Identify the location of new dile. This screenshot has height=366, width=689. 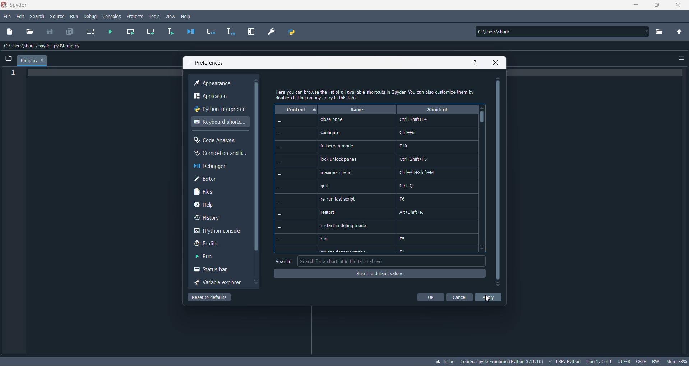
(10, 31).